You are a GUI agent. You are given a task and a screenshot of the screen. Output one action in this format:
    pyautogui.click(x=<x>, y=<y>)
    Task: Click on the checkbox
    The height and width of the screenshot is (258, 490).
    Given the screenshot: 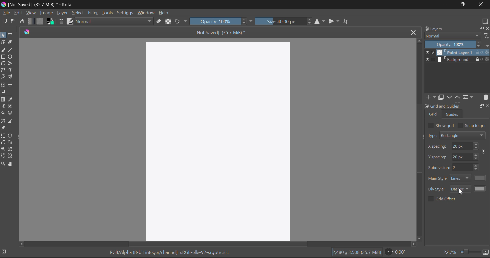 What is the action you would take?
    pyautogui.click(x=430, y=199)
    